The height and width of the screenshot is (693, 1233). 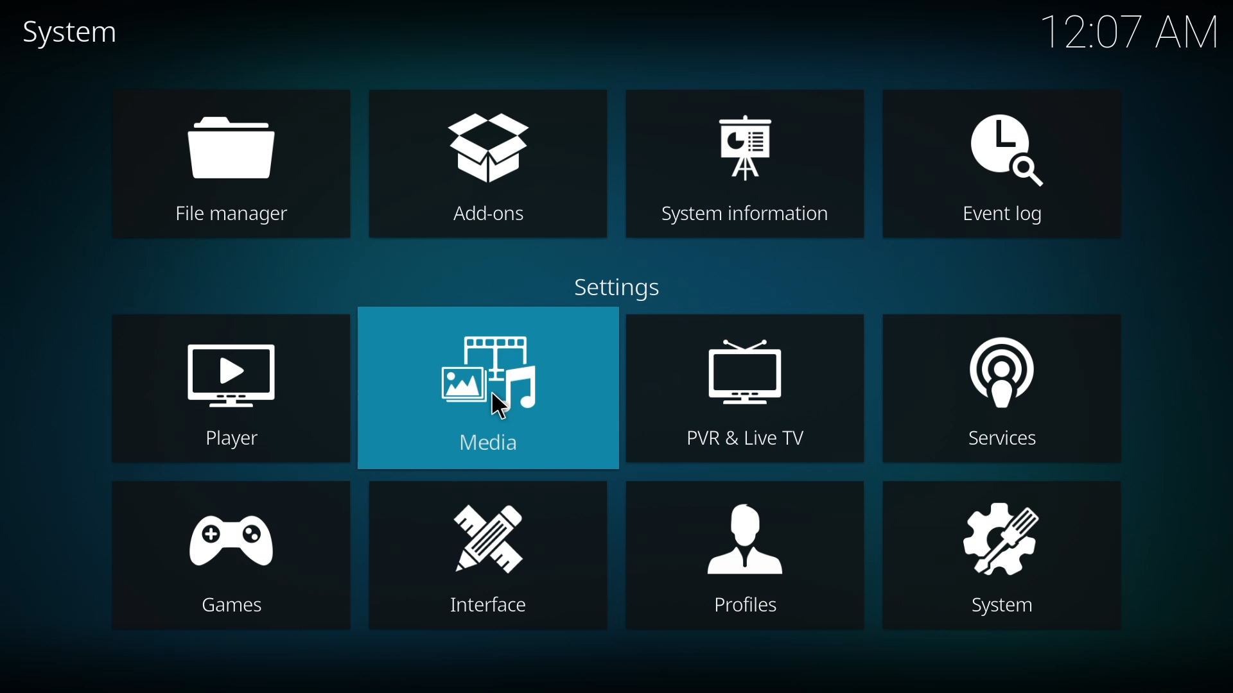 I want to click on services, so click(x=1000, y=389).